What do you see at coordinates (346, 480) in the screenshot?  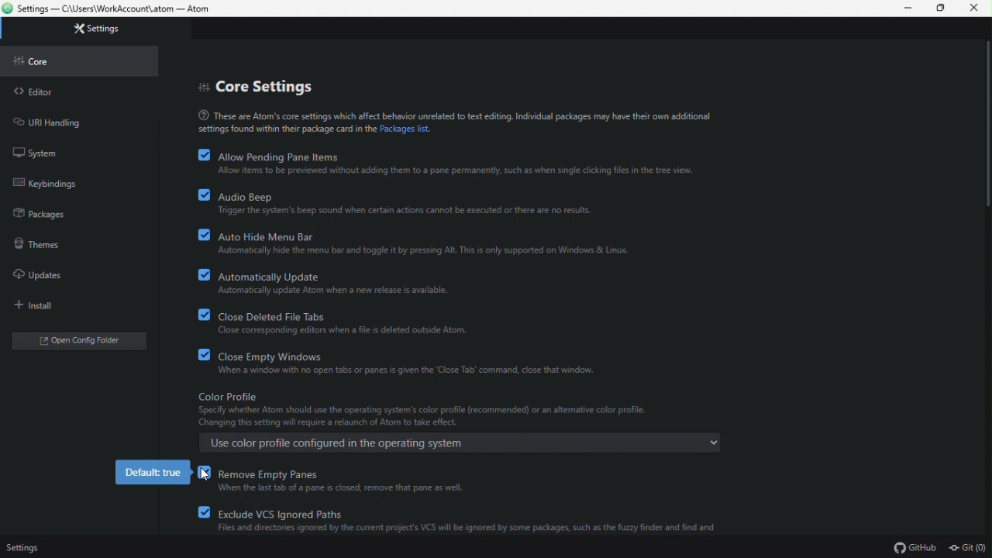 I see `remove empty panes(enabled)` at bounding box center [346, 480].